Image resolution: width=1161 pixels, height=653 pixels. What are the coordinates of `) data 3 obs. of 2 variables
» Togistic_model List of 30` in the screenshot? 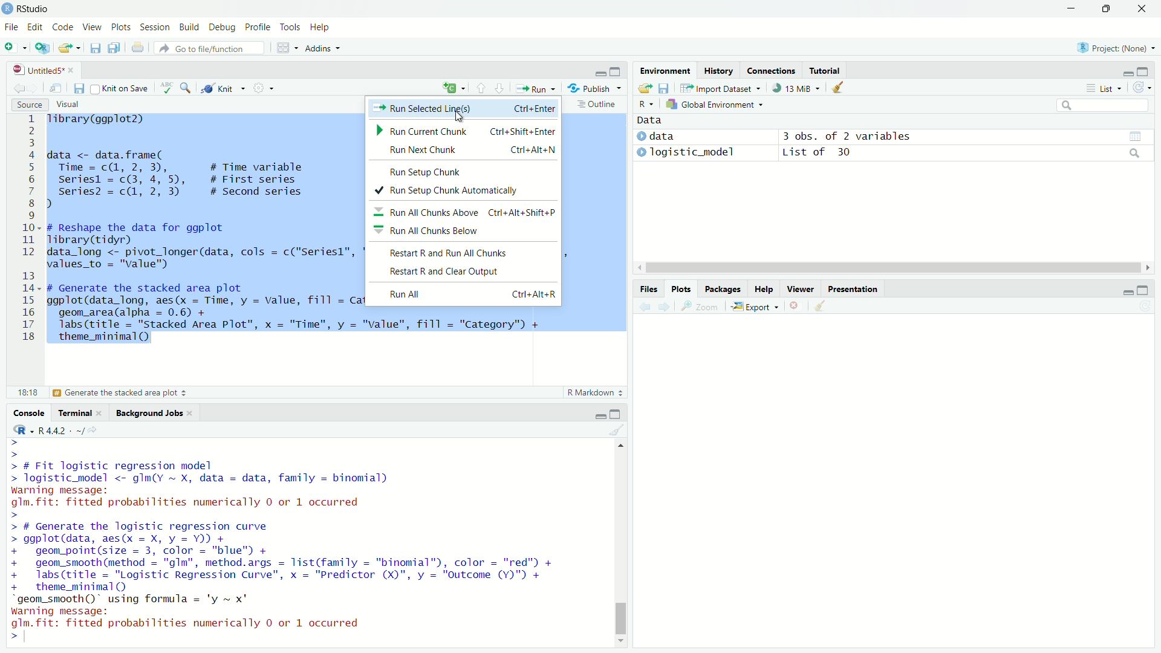 It's located at (783, 144).